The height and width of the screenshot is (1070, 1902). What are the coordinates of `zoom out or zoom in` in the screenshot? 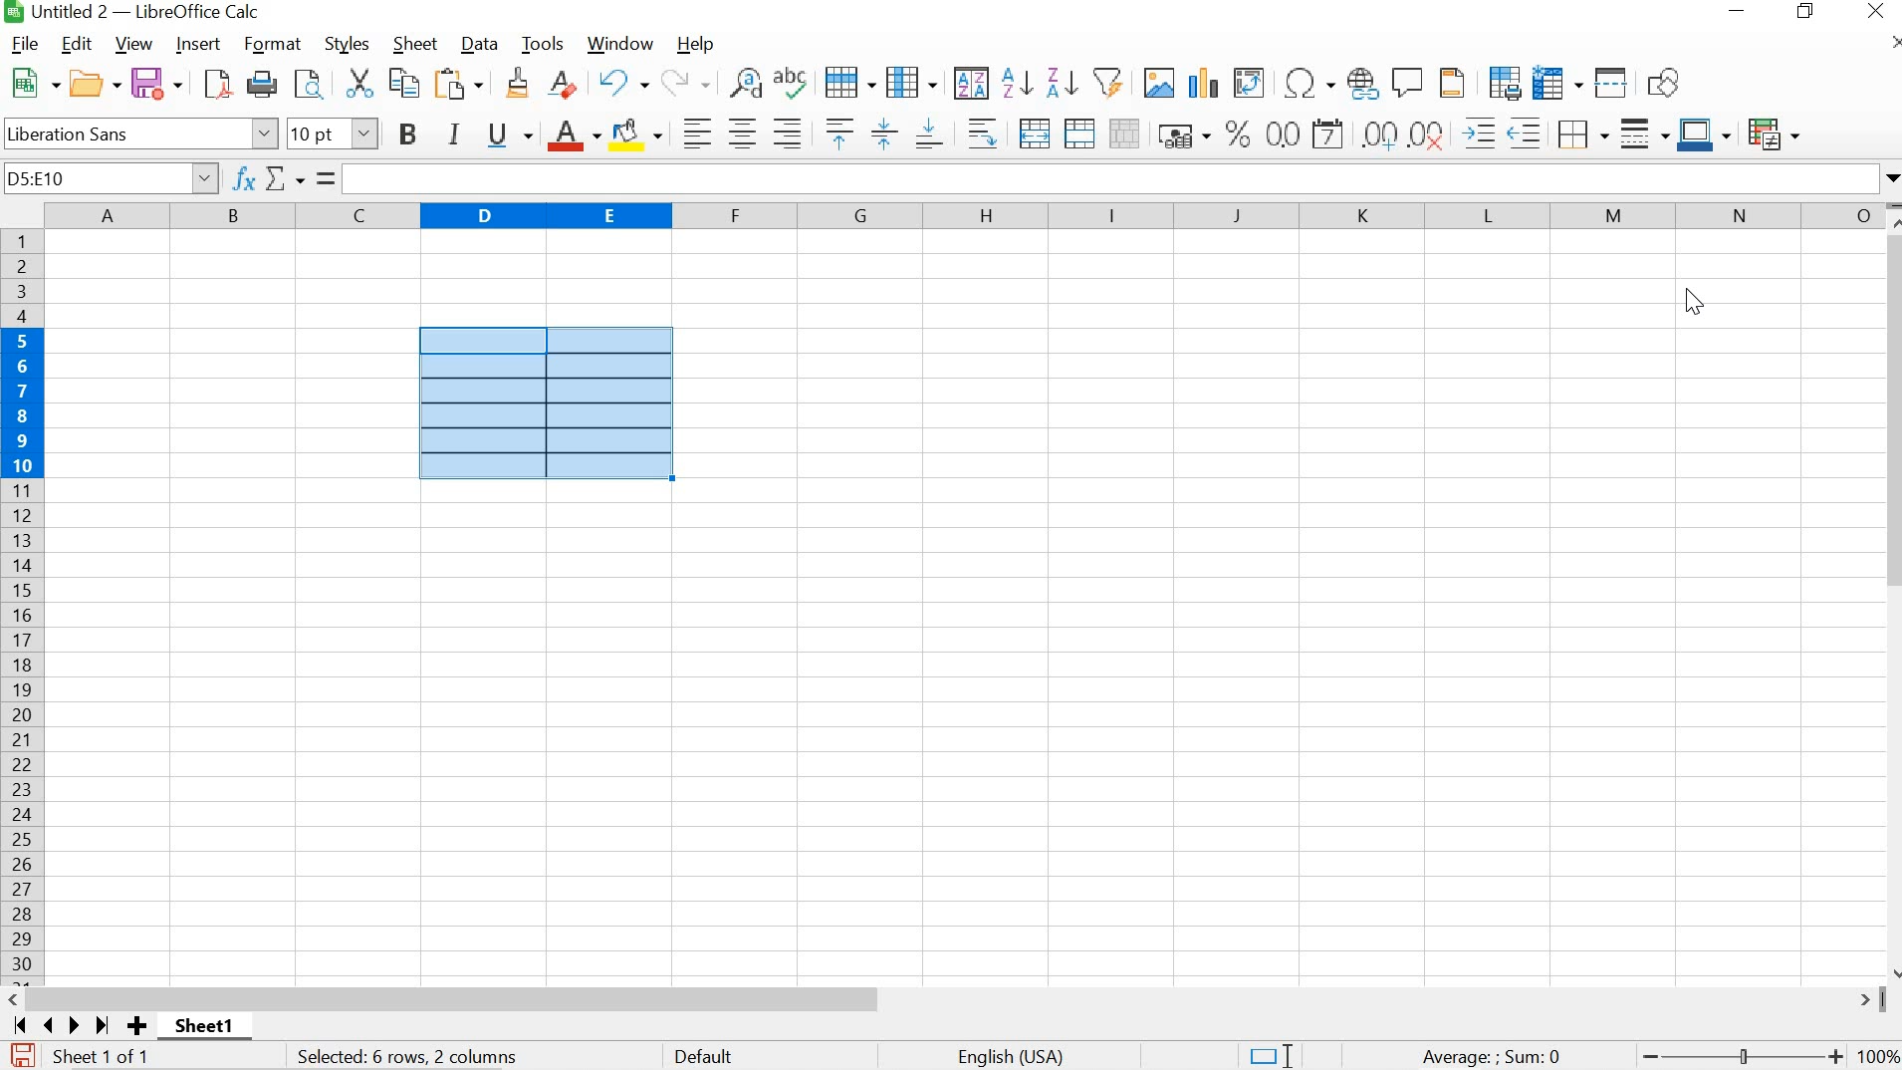 It's located at (1739, 1058).